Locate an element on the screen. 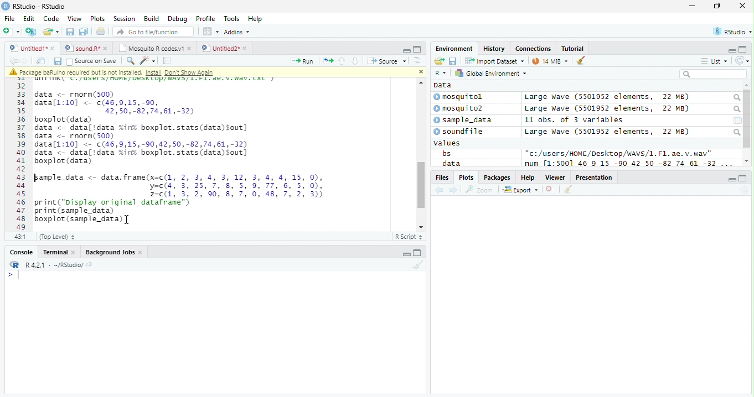 The image size is (754, 397). List is located at coordinates (714, 61).